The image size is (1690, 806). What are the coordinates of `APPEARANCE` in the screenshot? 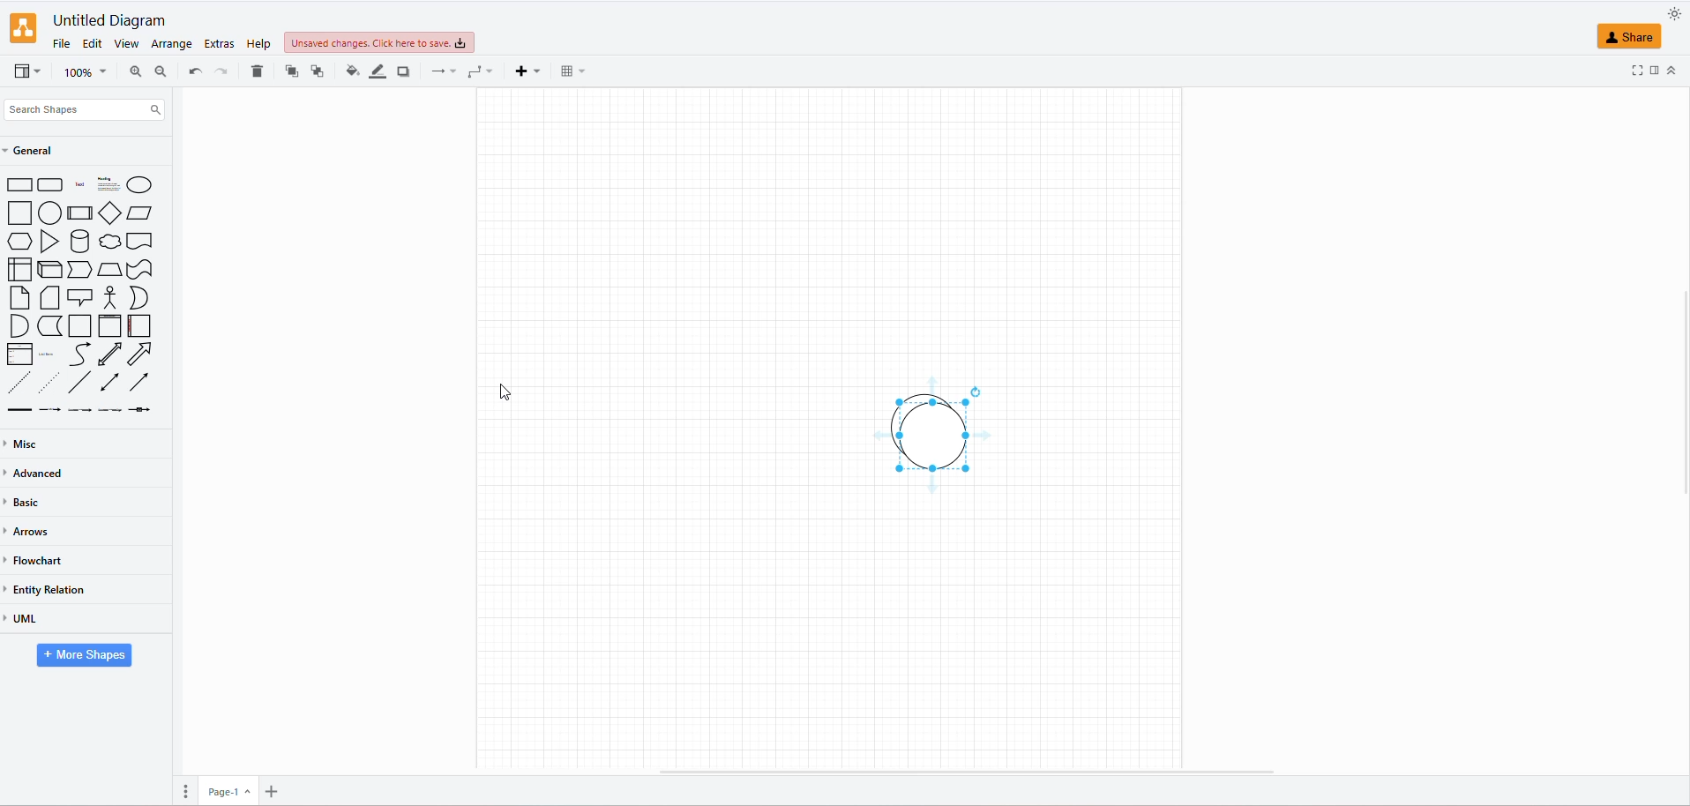 It's located at (1675, 13).